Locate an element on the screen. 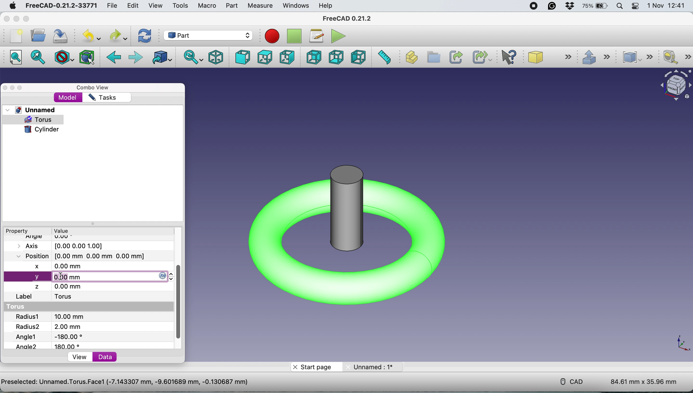  grammarly is located at coordinates (553, 7).